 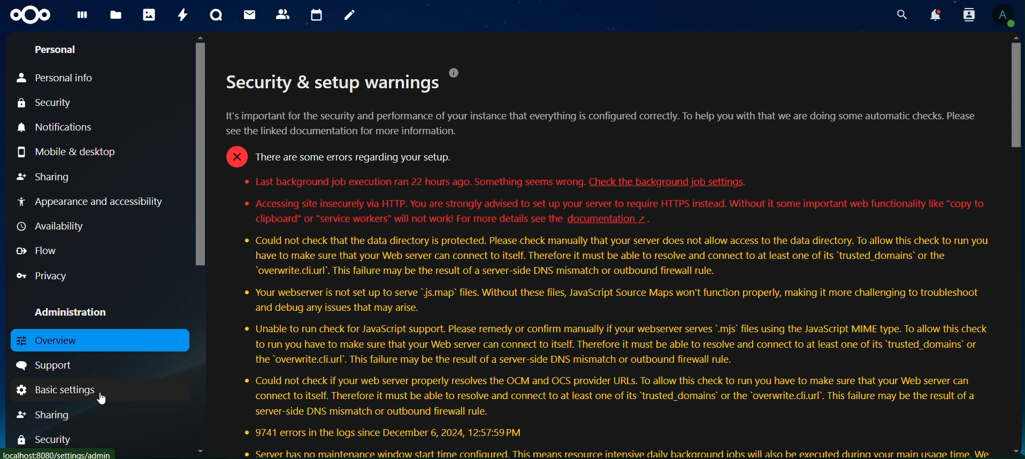 What do you see at coordinates (900, 14) in the screenshot?
I see `search` at bounding box center [900, 14].